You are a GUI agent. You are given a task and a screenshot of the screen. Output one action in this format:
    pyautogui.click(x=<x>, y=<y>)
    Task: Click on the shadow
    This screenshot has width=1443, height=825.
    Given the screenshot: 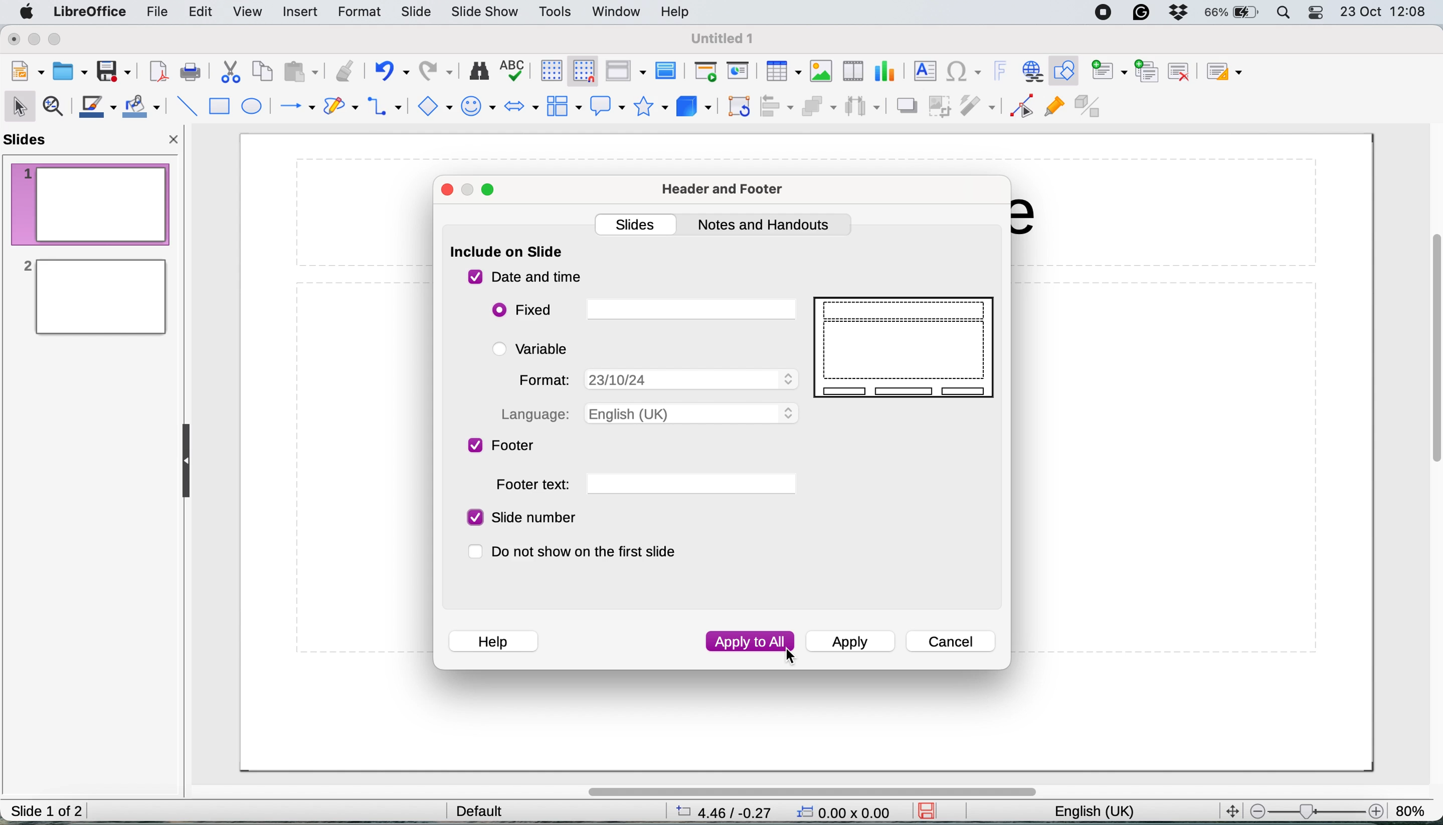 What is the action you would take?
    pyautogui.click(x=906, y=106)
    